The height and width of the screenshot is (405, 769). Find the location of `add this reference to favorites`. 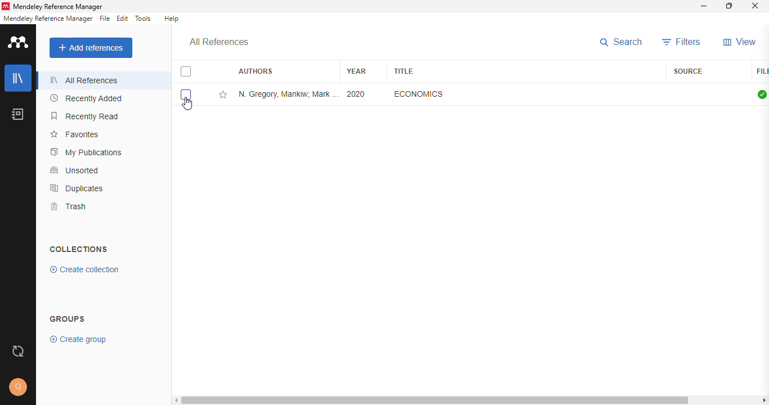

add this reference to favorites is located at coordinates (223, 95).